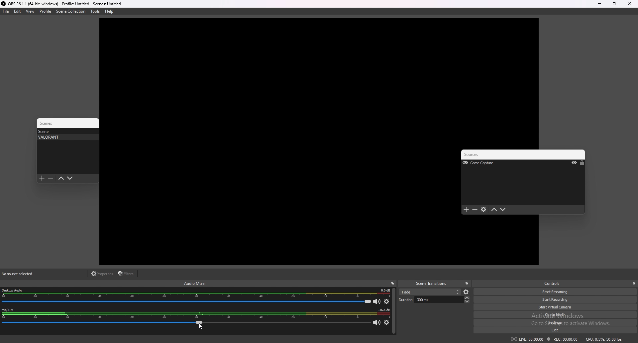 The height and width of the screenshot is (343, 638). I want to click on mute desktop audio, so click(377, 301).